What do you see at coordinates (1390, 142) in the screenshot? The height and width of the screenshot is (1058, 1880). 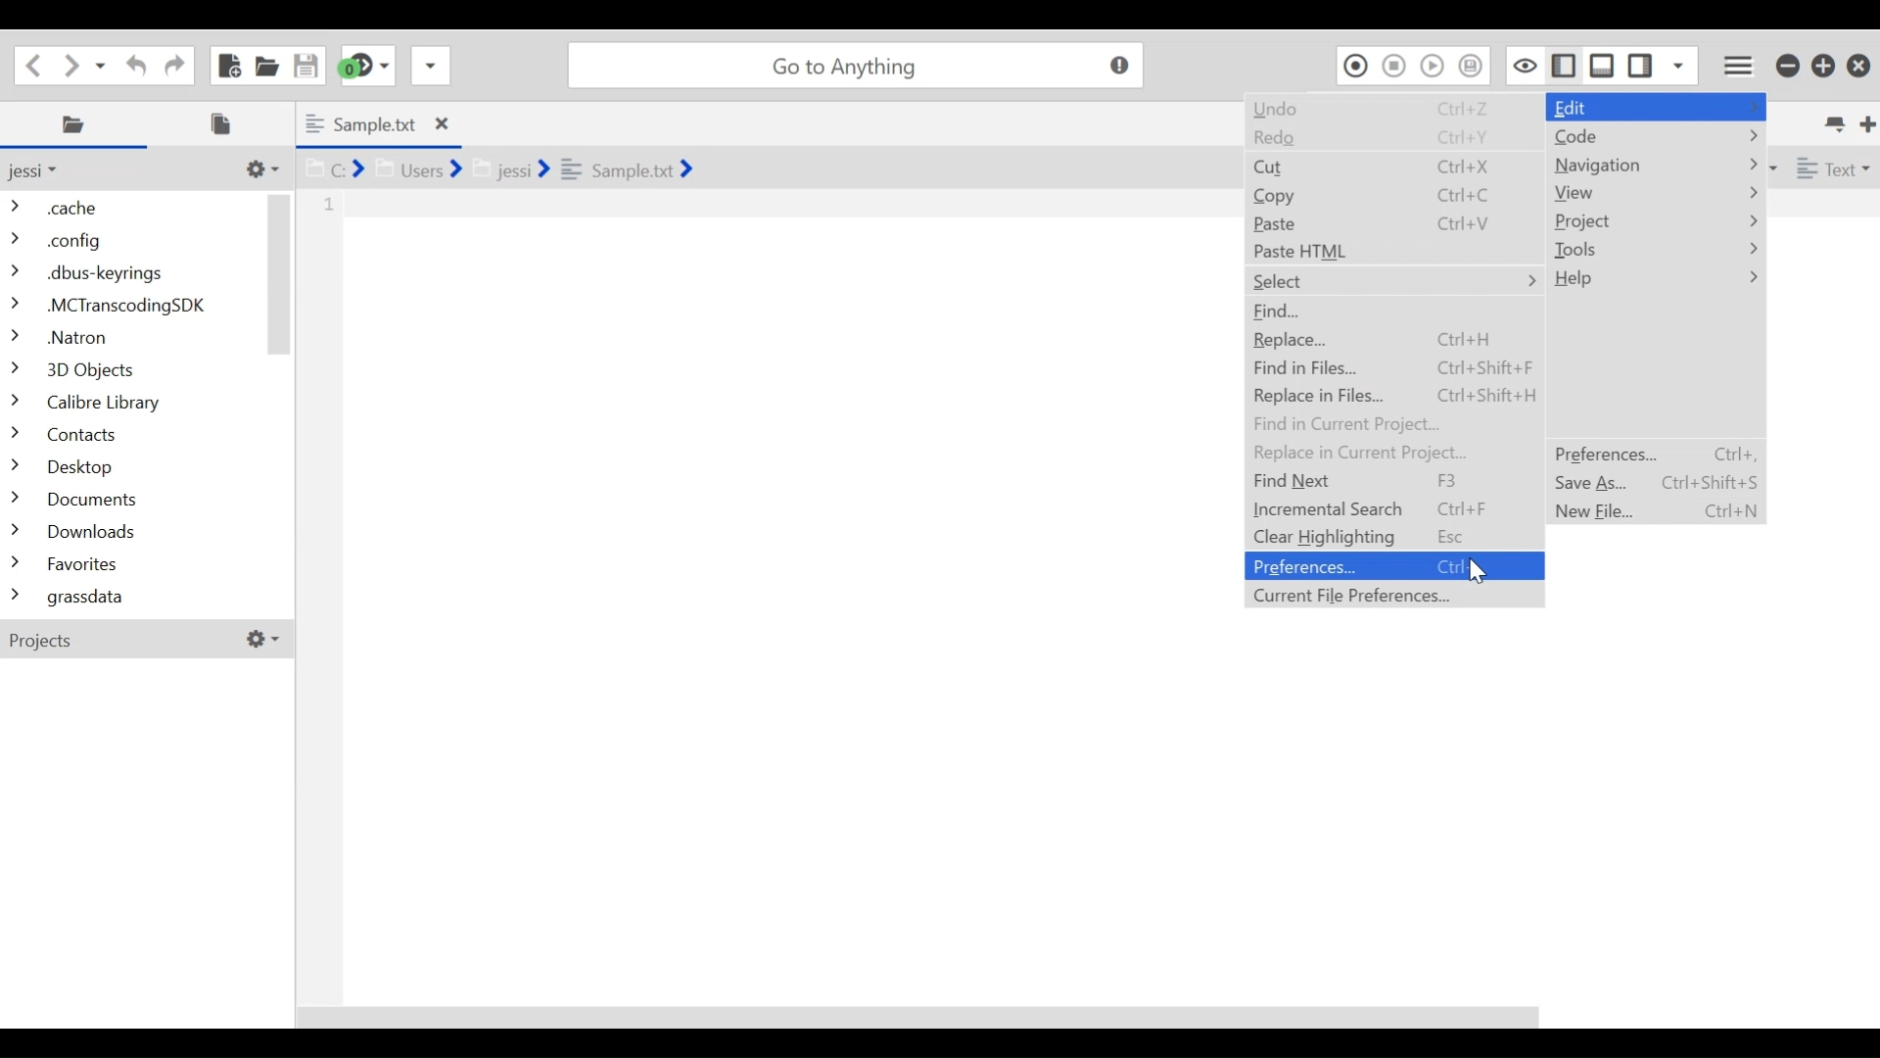 I see `Redo` at bounding box center [1390, 142].